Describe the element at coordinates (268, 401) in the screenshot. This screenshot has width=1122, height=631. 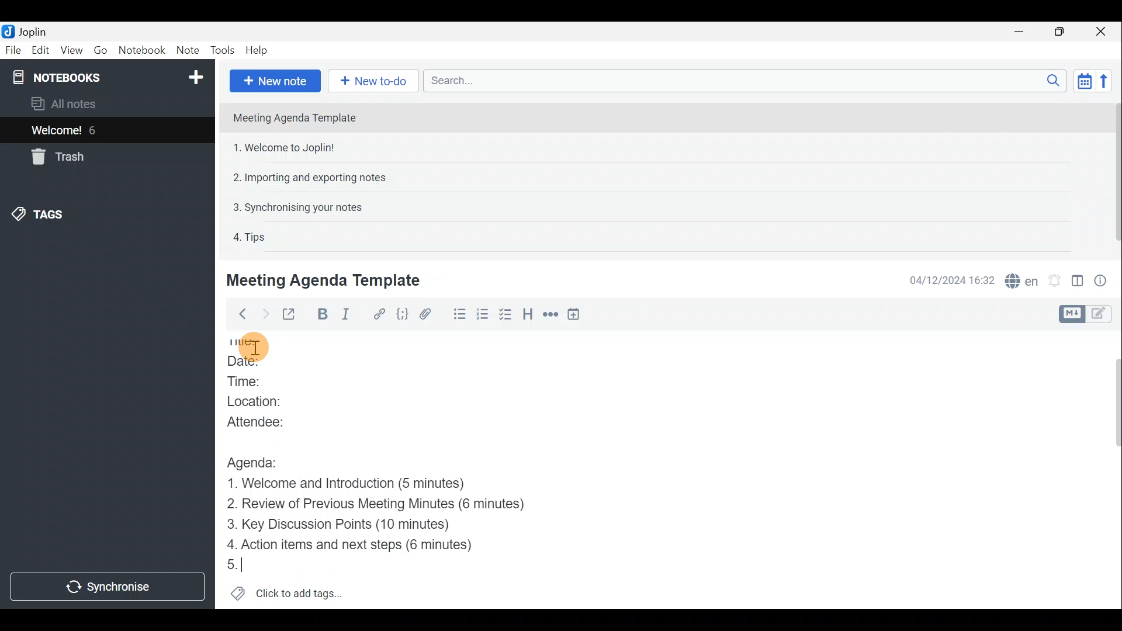
I see `Location:` at that location.